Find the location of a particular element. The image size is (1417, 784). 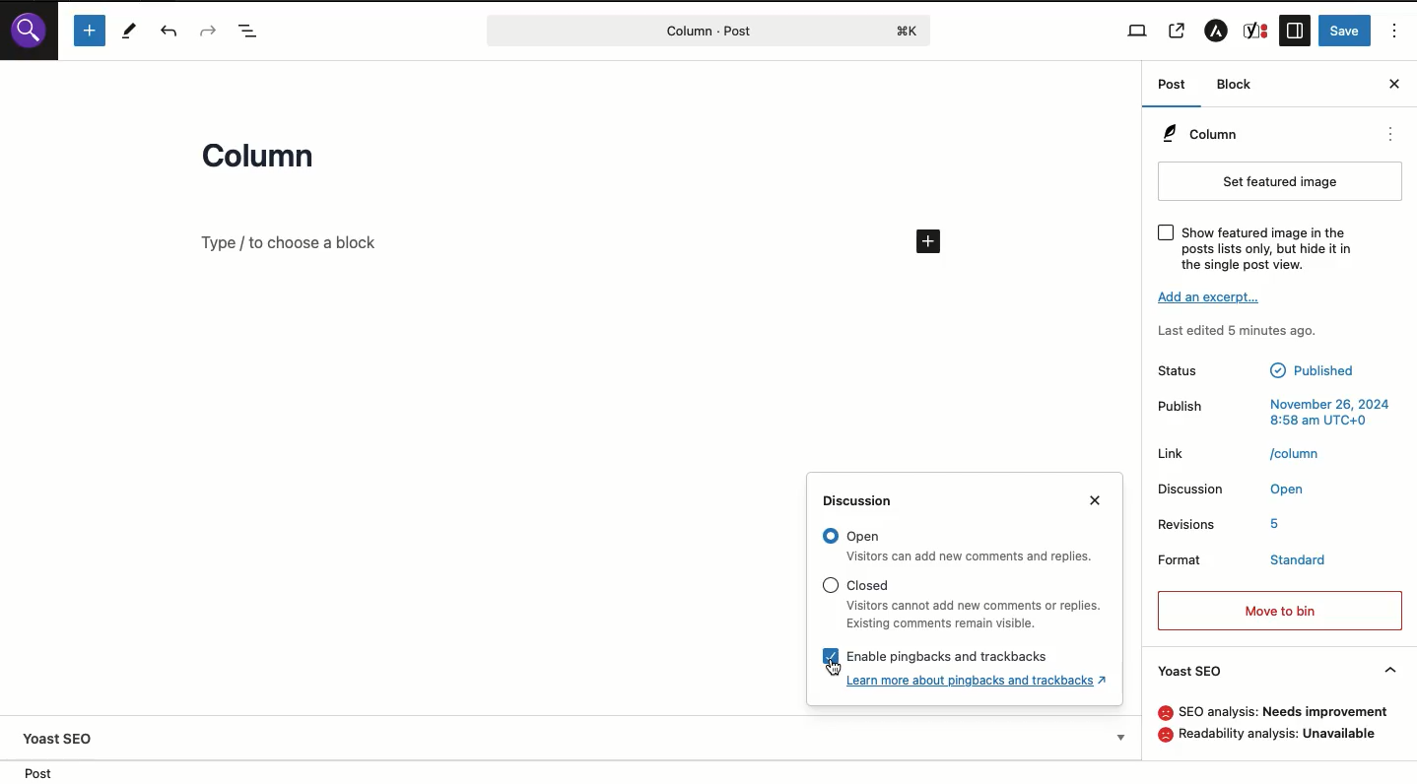

text is located at coordinates (1331, 412).